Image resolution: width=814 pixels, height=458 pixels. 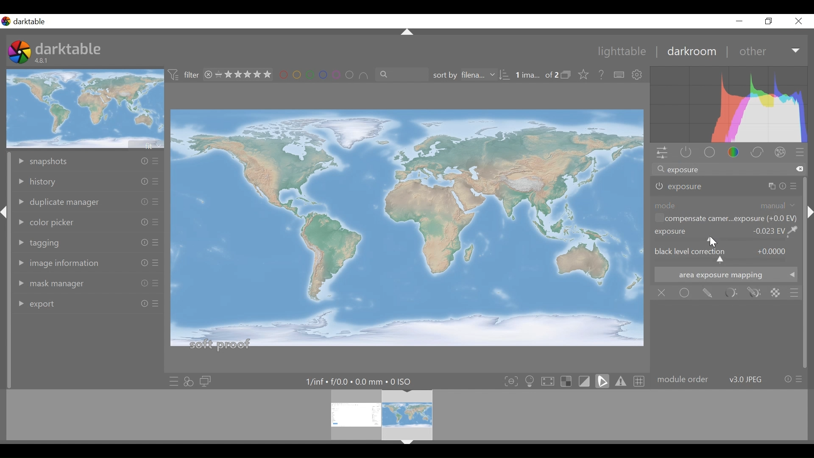 What do you see at coordinates (156, 202) in the screenshot?
I see `` at bounding box center [156, 202].